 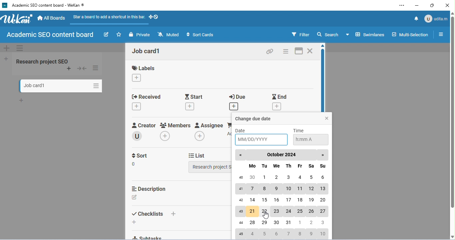 I want to click on end, so click(x=280, y=96).